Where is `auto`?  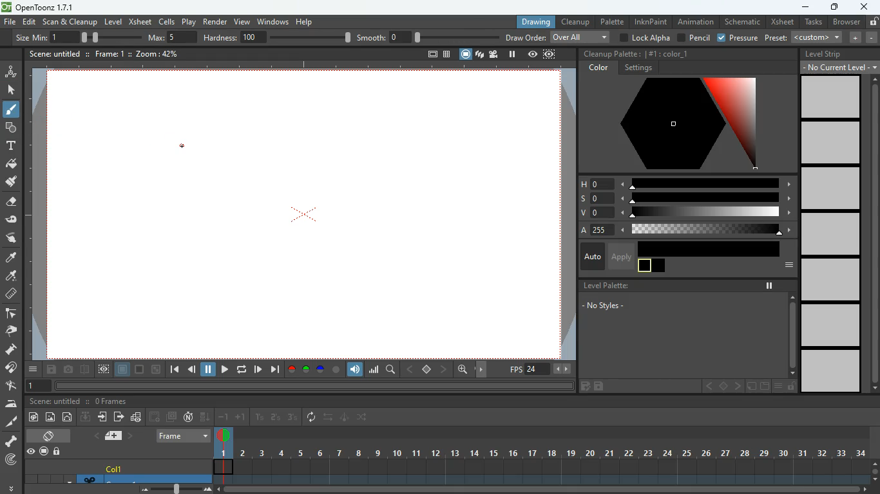 auto is located at coordinates (591, 257).